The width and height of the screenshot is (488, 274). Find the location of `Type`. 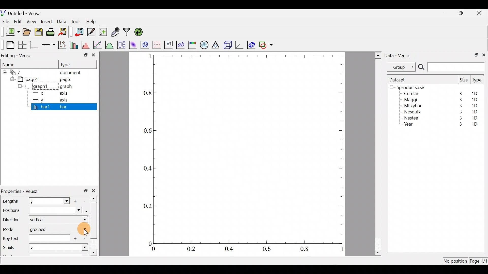

Type is located at coordinates (477, 81).